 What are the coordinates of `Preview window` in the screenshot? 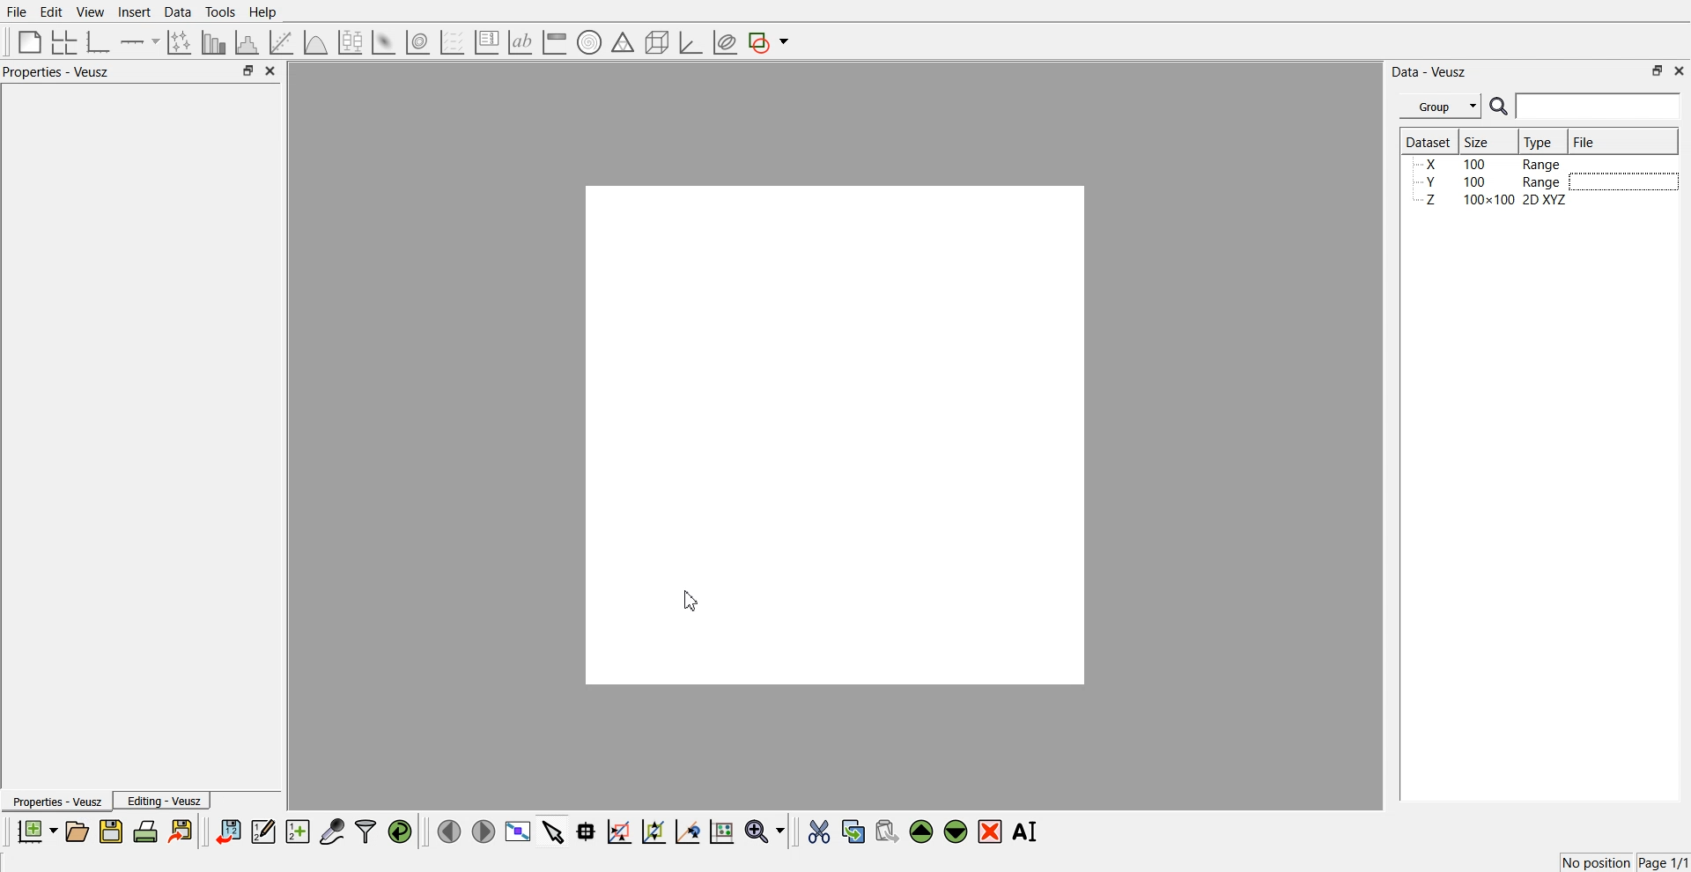 It's located at (836, 434).